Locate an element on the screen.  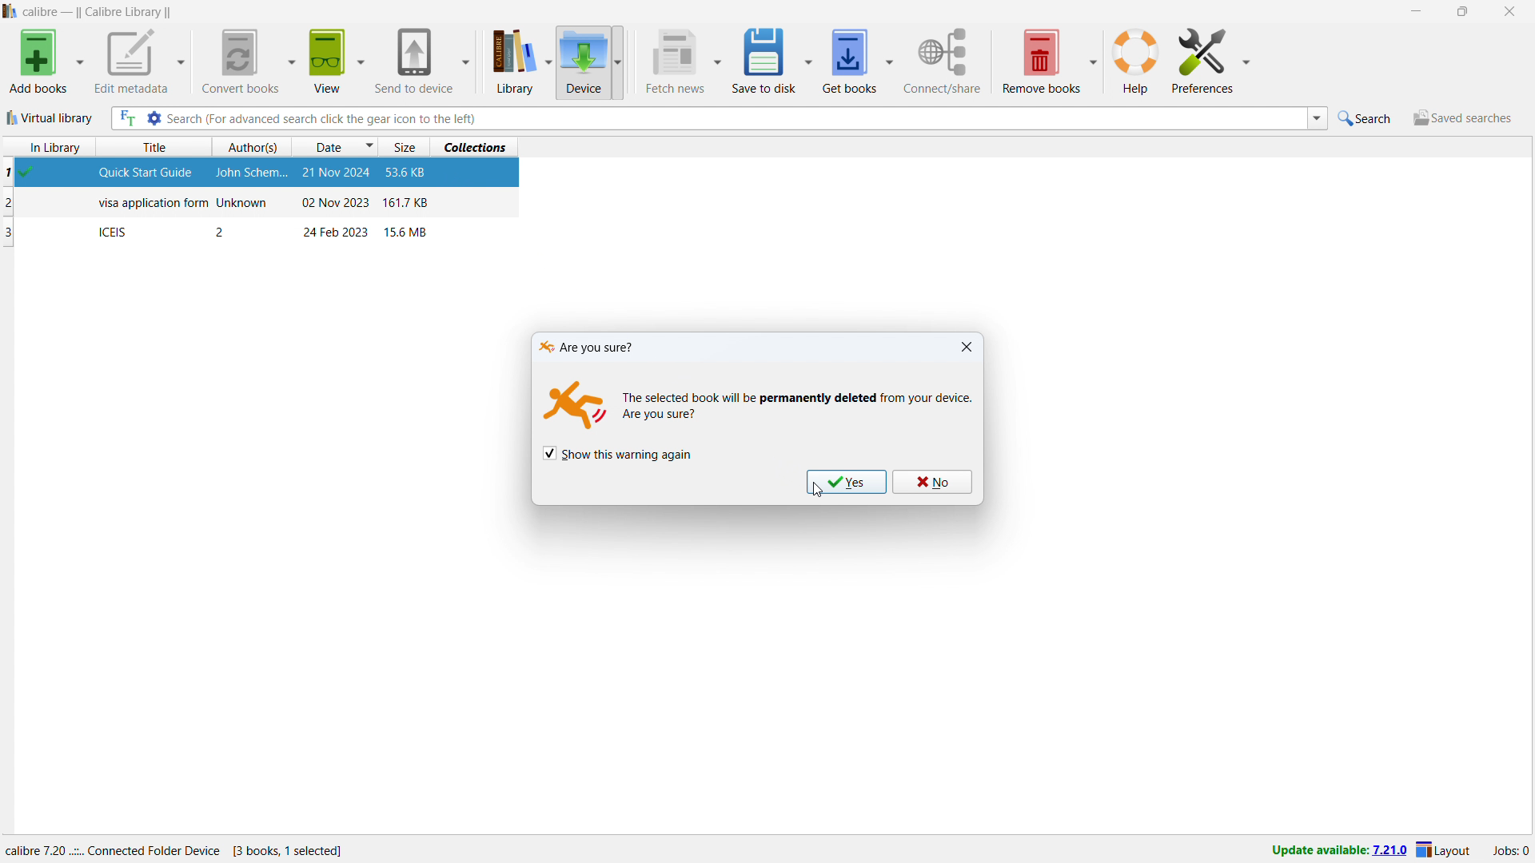
sort by size is located at coordinates (406, 146).